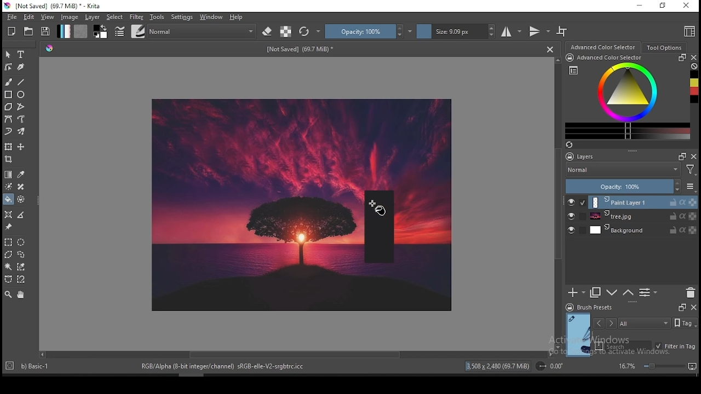 The width and height of the screenshot is (701, 394). Describe the element at coordinates (9, 131) in the screenshot. I see `dynamic brush tool` at that location.